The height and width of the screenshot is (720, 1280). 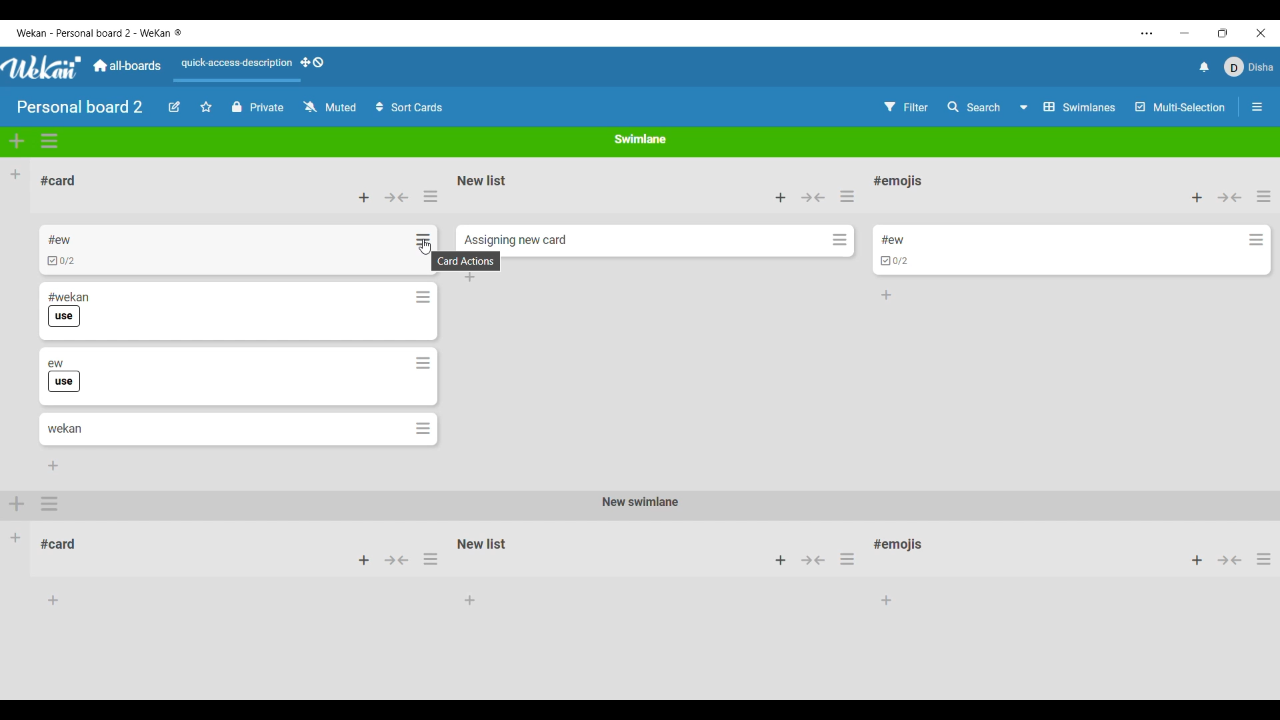 What do you see at coordinates (65, 542) in the screenshot?
I see `#card` at bounding box center [65, 542].